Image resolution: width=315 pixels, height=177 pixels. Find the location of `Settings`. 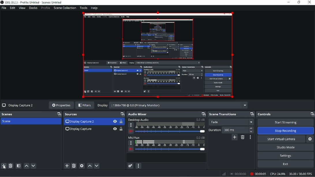

Settings is located at coordinates (287, 156).